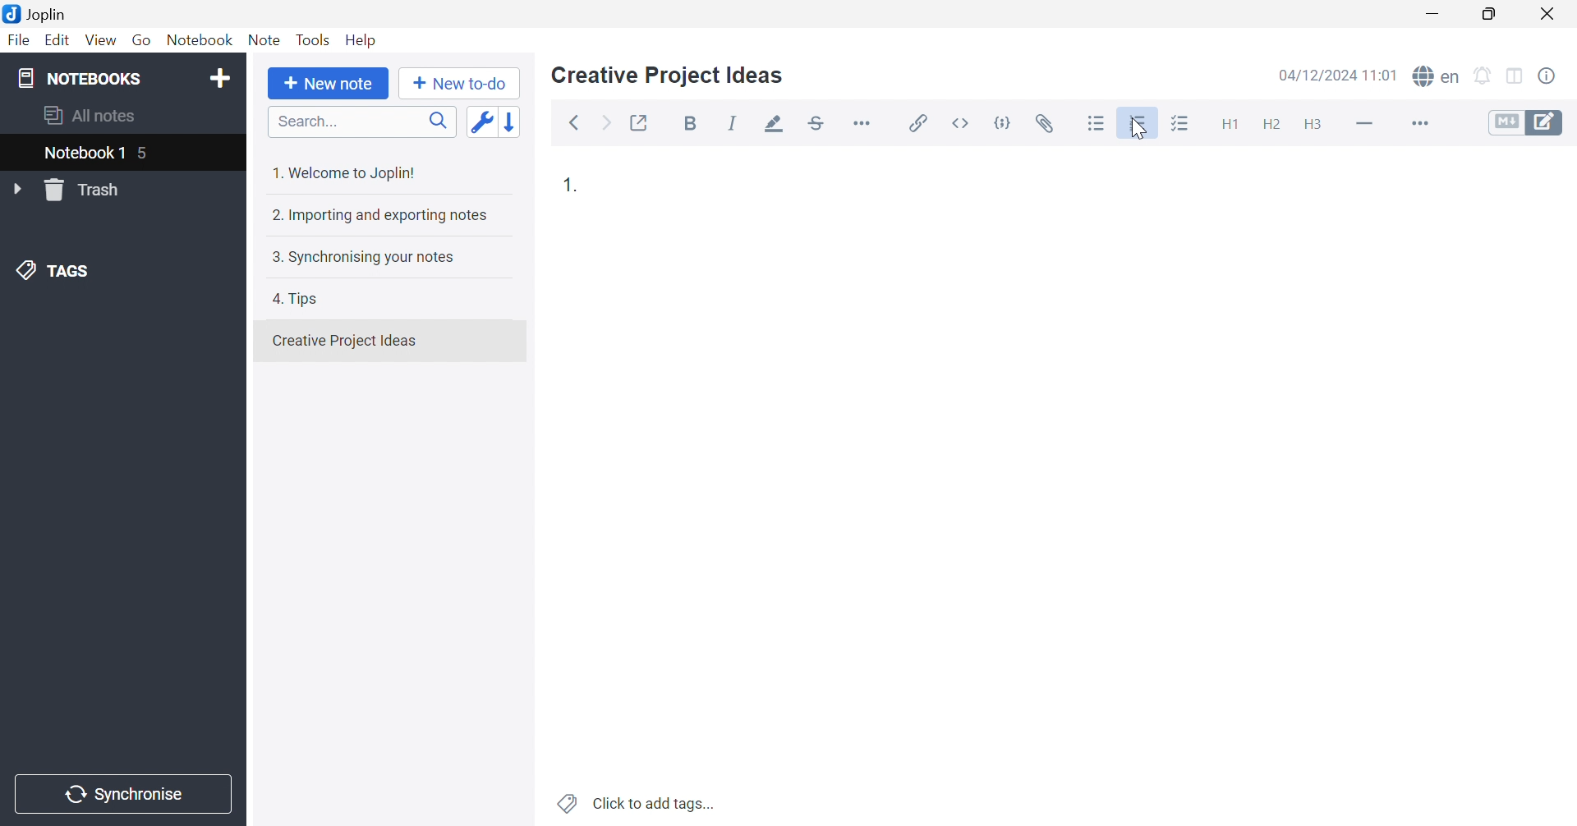  What do you see at coordinates (1096, 124) in the screenshot?
I see `Bulleted list` at bounding box center [1096, 124].